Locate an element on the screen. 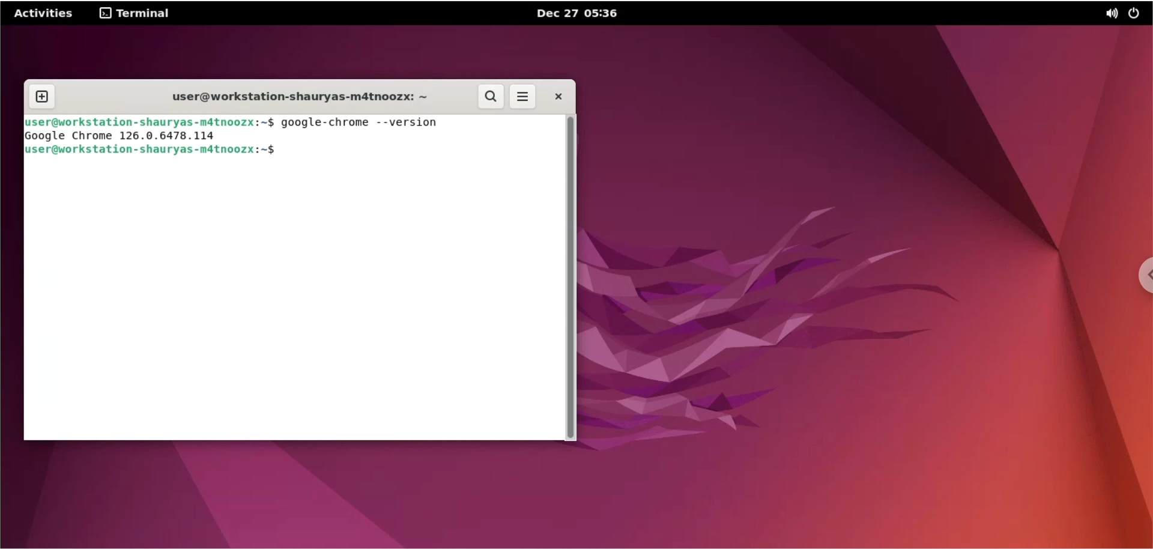  user@workstation-shauryas-m4tnoozx: ~$ is located at coordinates (164, 150).